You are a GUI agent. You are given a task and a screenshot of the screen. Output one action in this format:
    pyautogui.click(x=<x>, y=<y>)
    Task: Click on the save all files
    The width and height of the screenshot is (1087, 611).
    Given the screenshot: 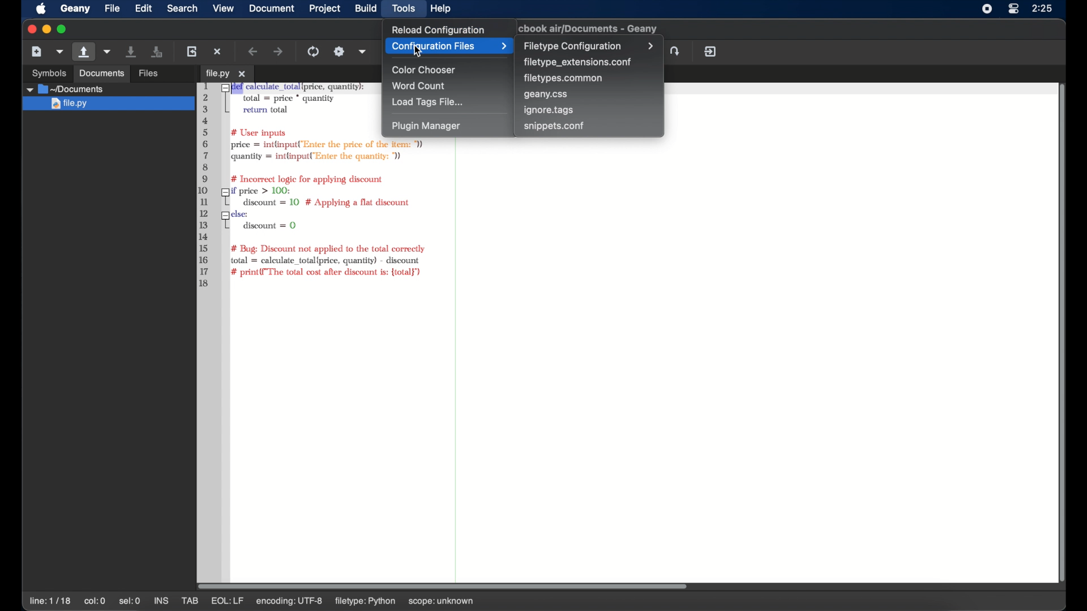 What is the action you would take?
    pyautogui.click(x=157, y=52)
    